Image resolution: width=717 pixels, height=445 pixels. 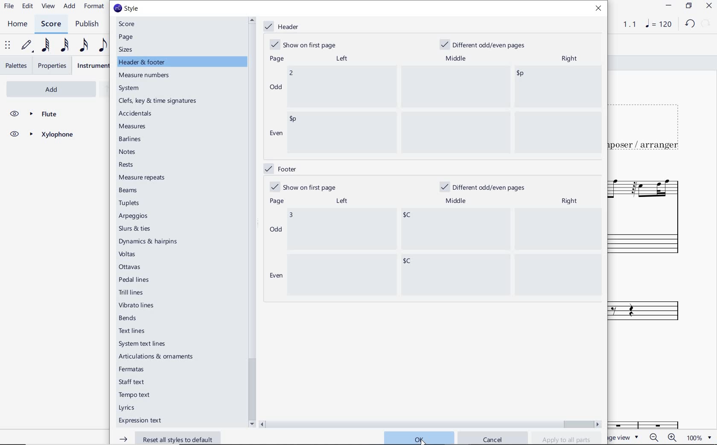 What do you see at coordinates (445, 110) in the screenshot?
I see `data entered "2"` at bounding box center [445, 110].